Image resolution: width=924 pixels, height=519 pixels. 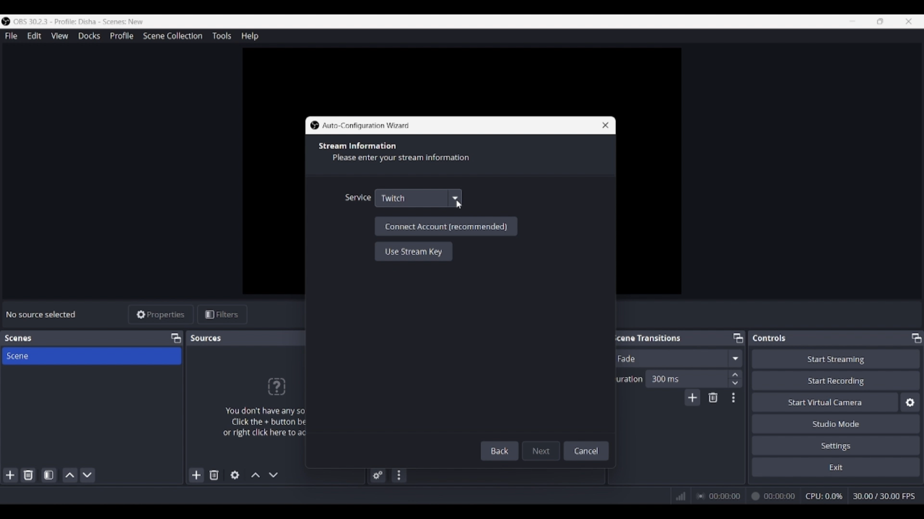 I want to click on Recording duration, so click(x=745, y=496).